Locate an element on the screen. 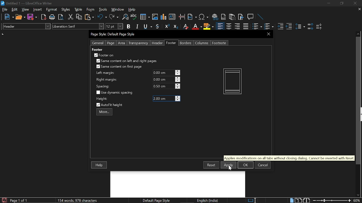 The image size is (362, 203). right margin is located at coordinates (107, 80).